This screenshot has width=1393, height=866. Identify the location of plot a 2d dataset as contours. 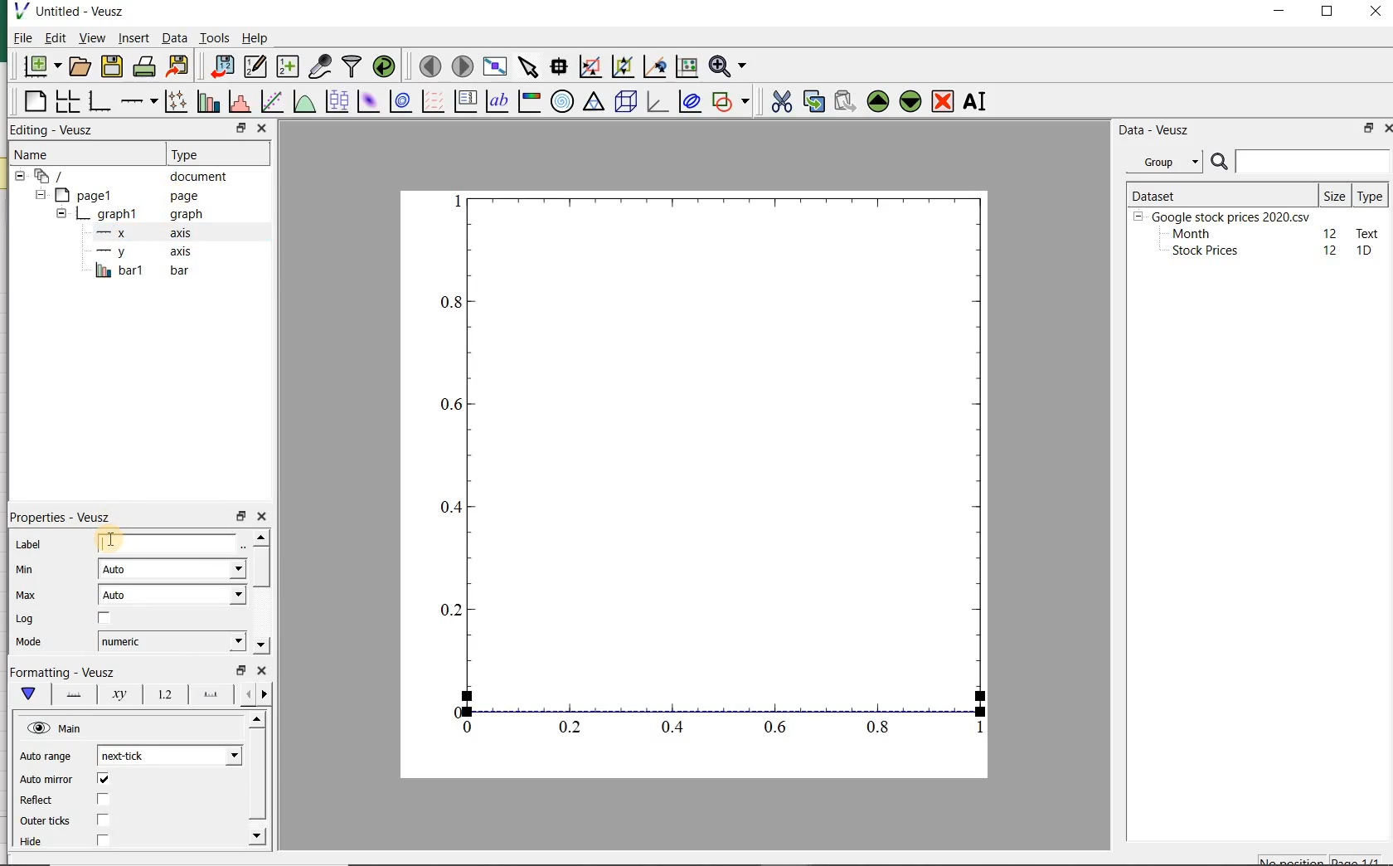
(398, 103).